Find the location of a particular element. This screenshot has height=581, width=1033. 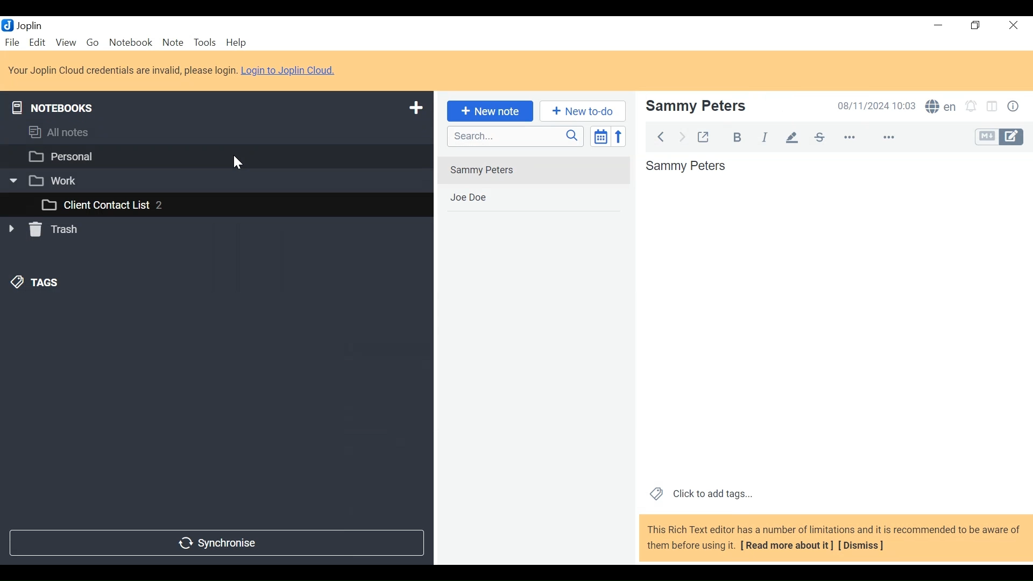

Bold is located at coordinates (738, 138).